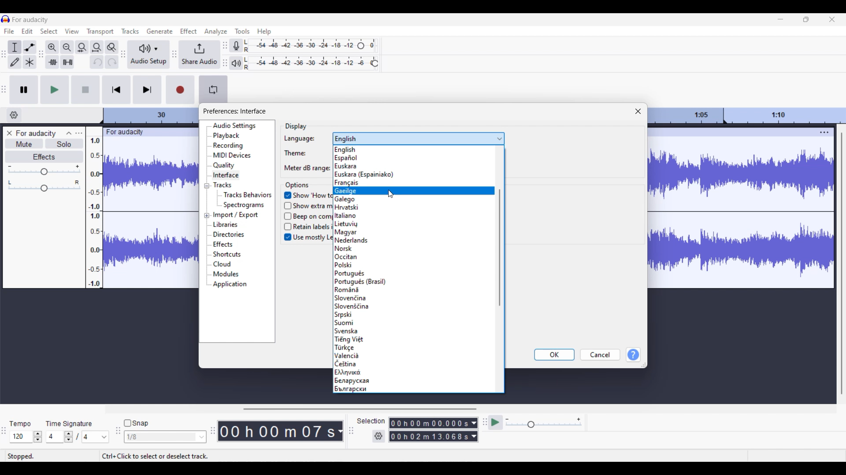 The image size is (846, 475). Describe the element at coordinates (825, 132) in the screenshot. I see `Track settings` at that location.